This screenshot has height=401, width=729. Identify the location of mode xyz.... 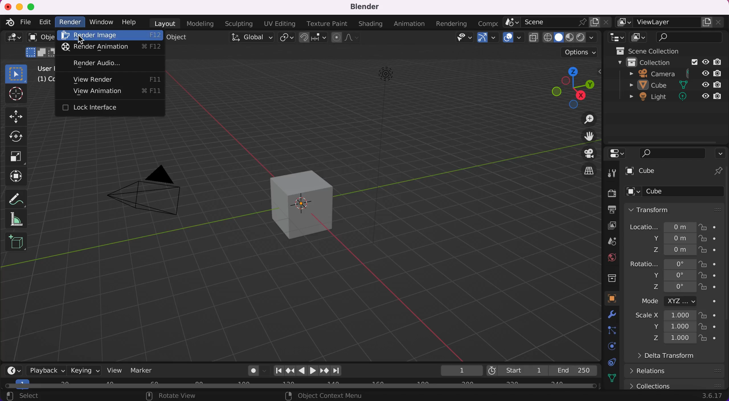
(675, 302).